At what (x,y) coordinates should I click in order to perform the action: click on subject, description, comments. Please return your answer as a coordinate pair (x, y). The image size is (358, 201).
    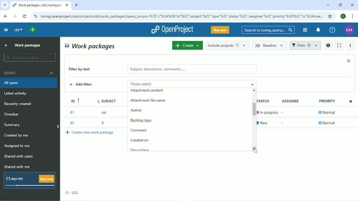
    Looking at the image, I should click on (192, 69).